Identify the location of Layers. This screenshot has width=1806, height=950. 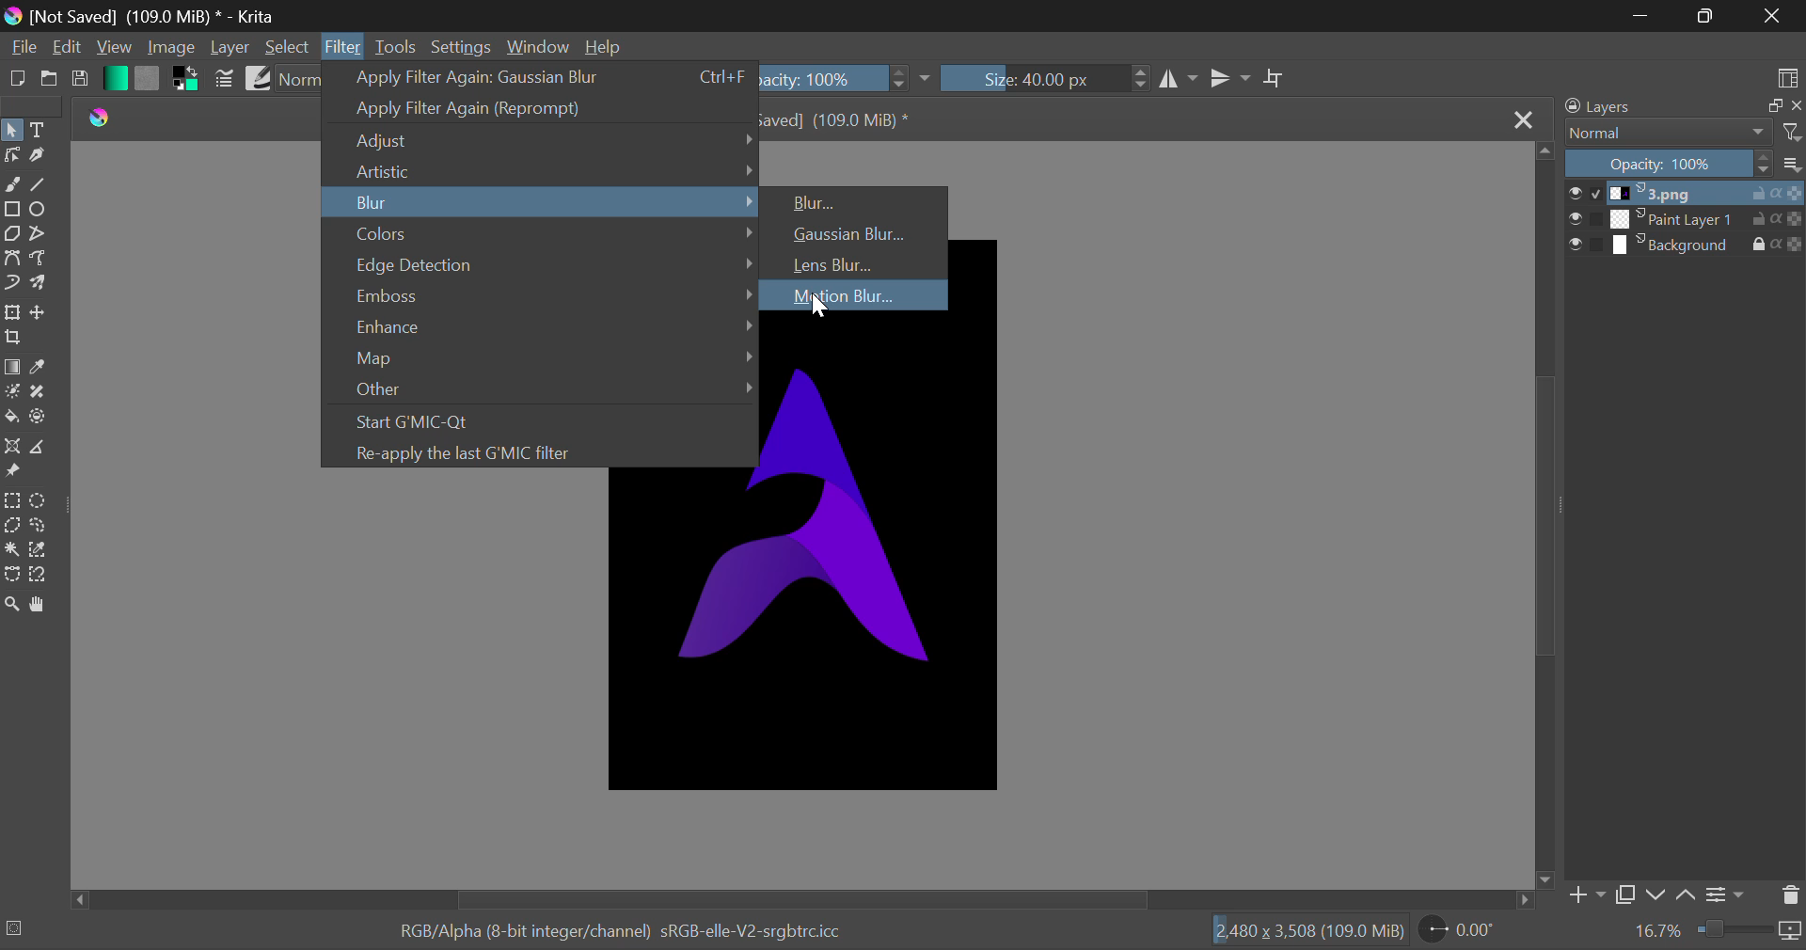
(1678, 106).